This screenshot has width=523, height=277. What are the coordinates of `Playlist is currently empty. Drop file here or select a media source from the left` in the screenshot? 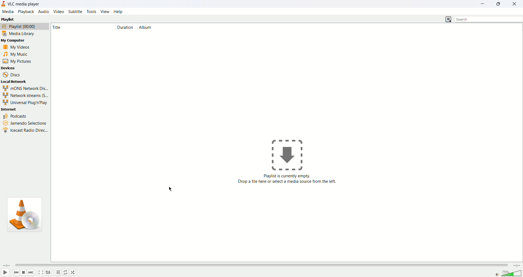 It's located at (285, 182).